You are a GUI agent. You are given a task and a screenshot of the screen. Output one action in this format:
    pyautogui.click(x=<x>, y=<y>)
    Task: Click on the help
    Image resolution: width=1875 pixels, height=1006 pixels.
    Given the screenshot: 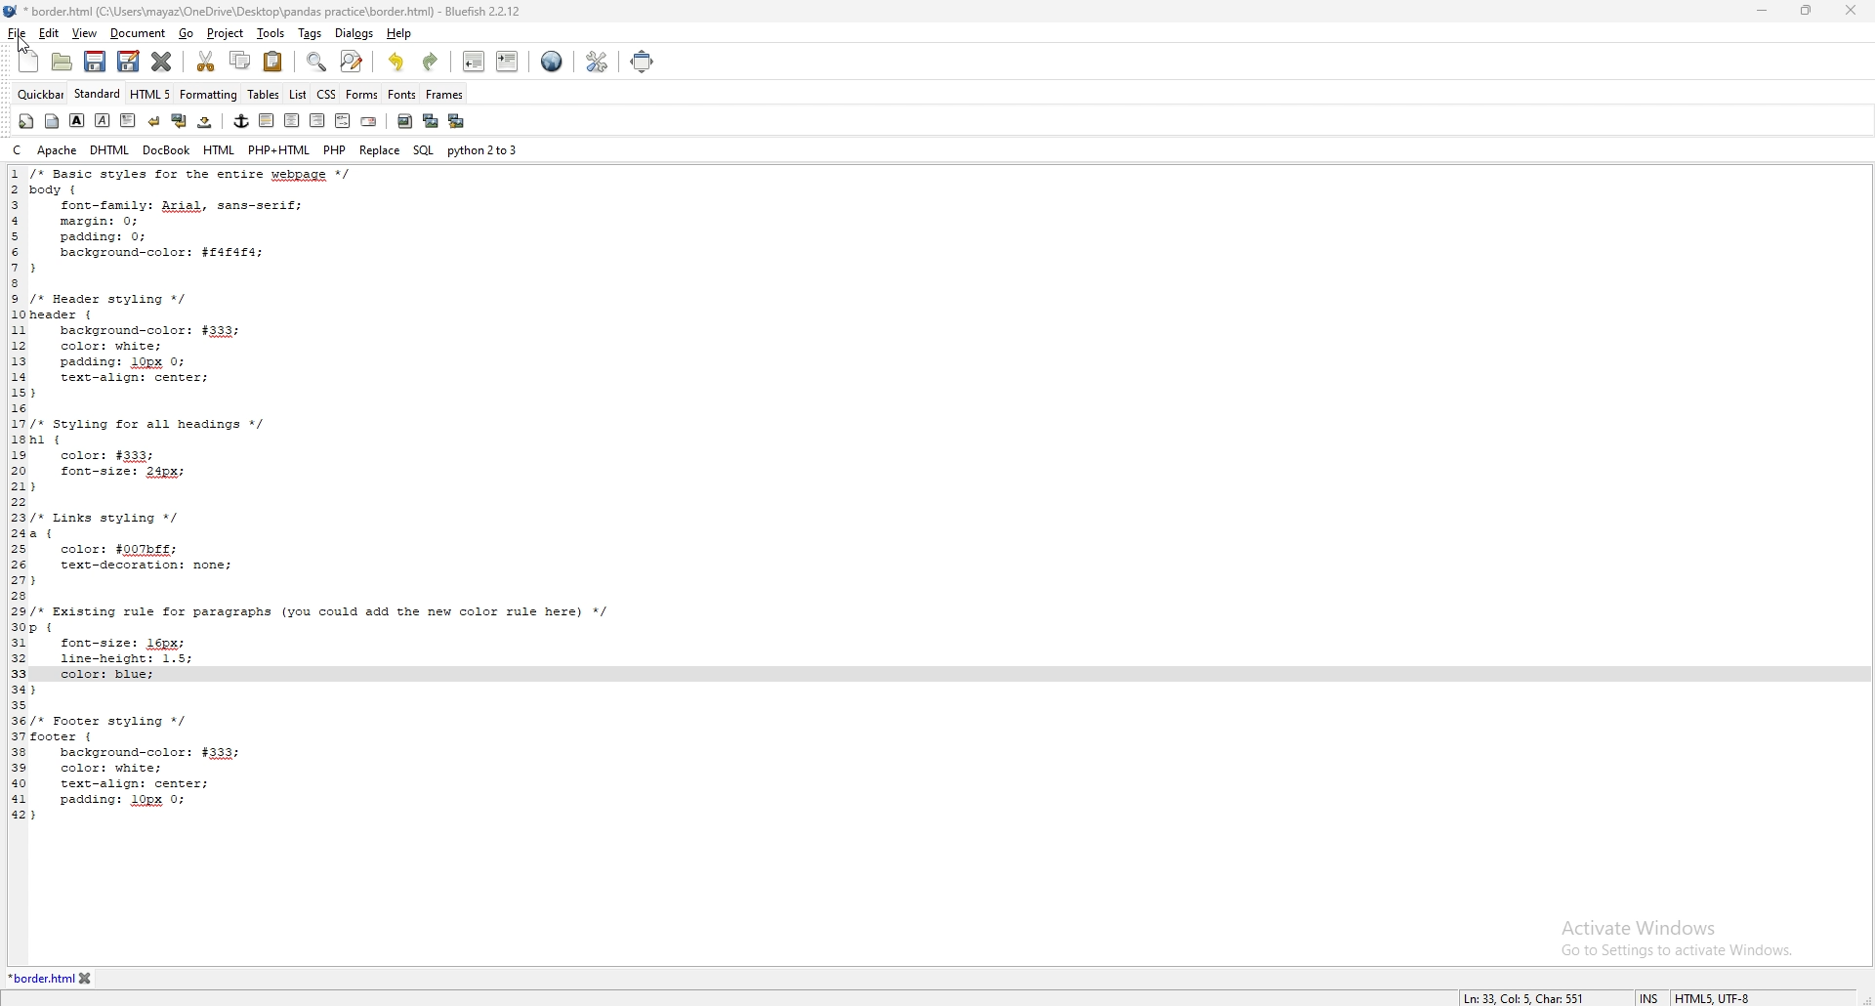 What is the action you would take?
    pyautogui.click(x=398, y=33)
    